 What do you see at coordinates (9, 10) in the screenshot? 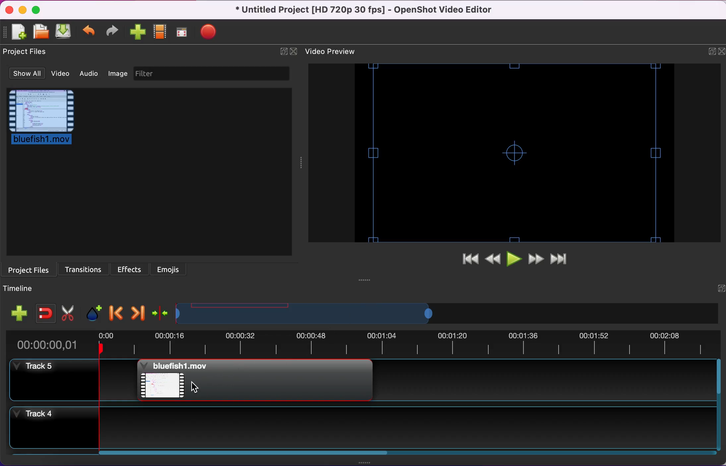
I see `close` at bounding box center [9, 10].